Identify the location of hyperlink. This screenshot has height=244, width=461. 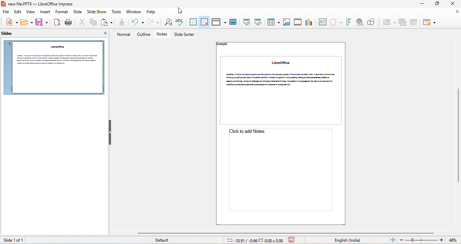
(359, 22).